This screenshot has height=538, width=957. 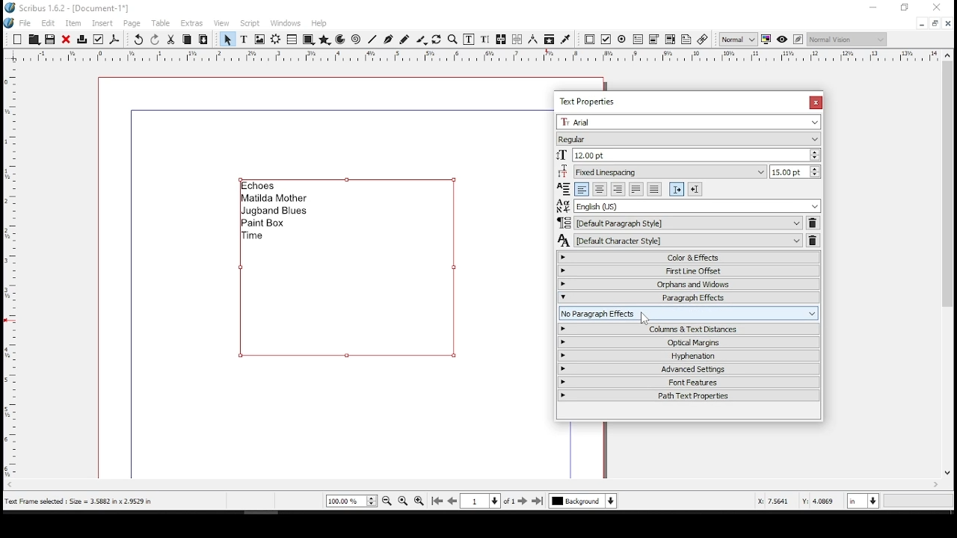 I want to click on character style, so click(x=680, y=241).